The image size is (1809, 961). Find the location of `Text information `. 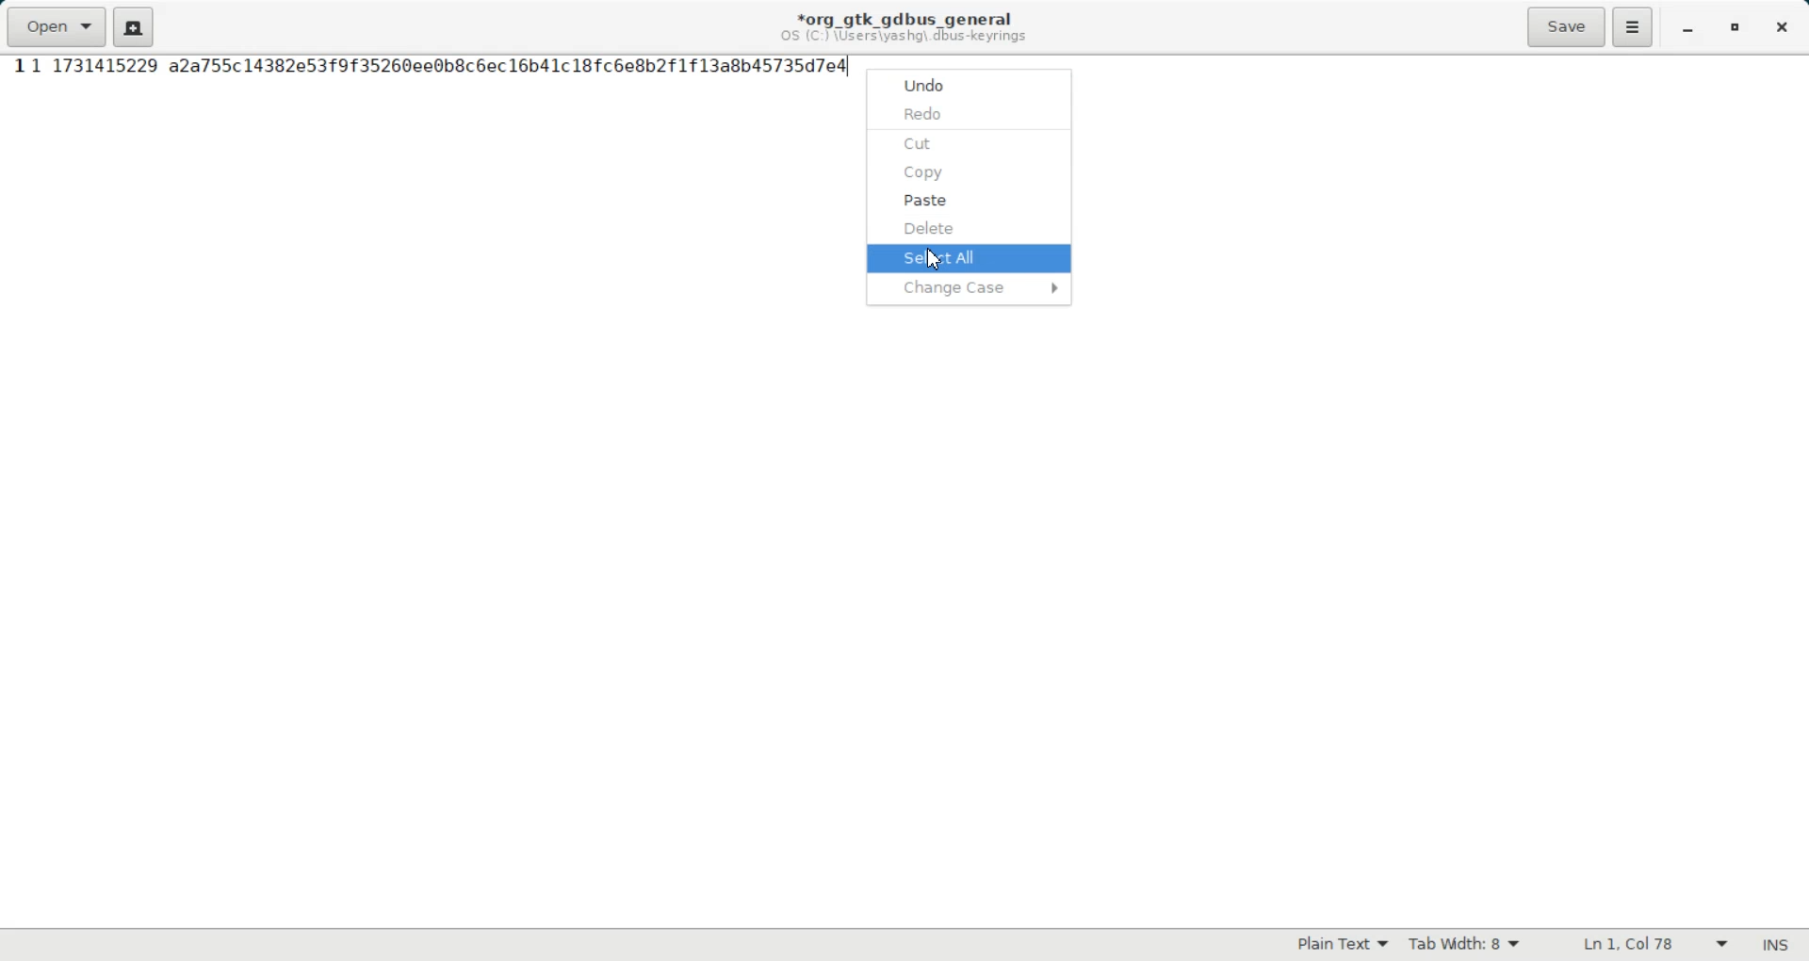

Text information  is located at coordinates (904, 26).